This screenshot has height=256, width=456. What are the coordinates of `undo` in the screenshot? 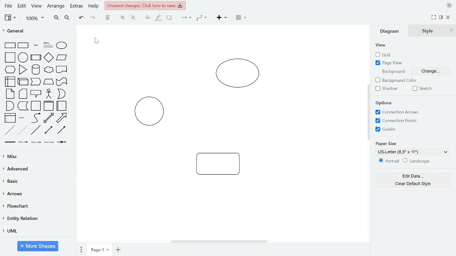 It's located at (82, 18).